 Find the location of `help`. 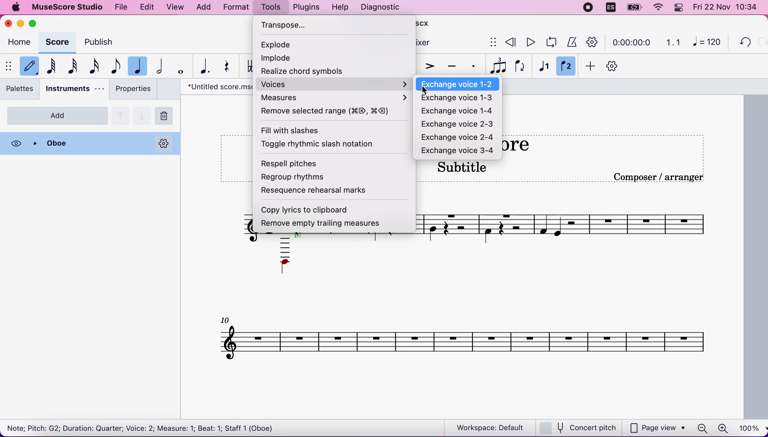

help is located at coordinates (341, 7).